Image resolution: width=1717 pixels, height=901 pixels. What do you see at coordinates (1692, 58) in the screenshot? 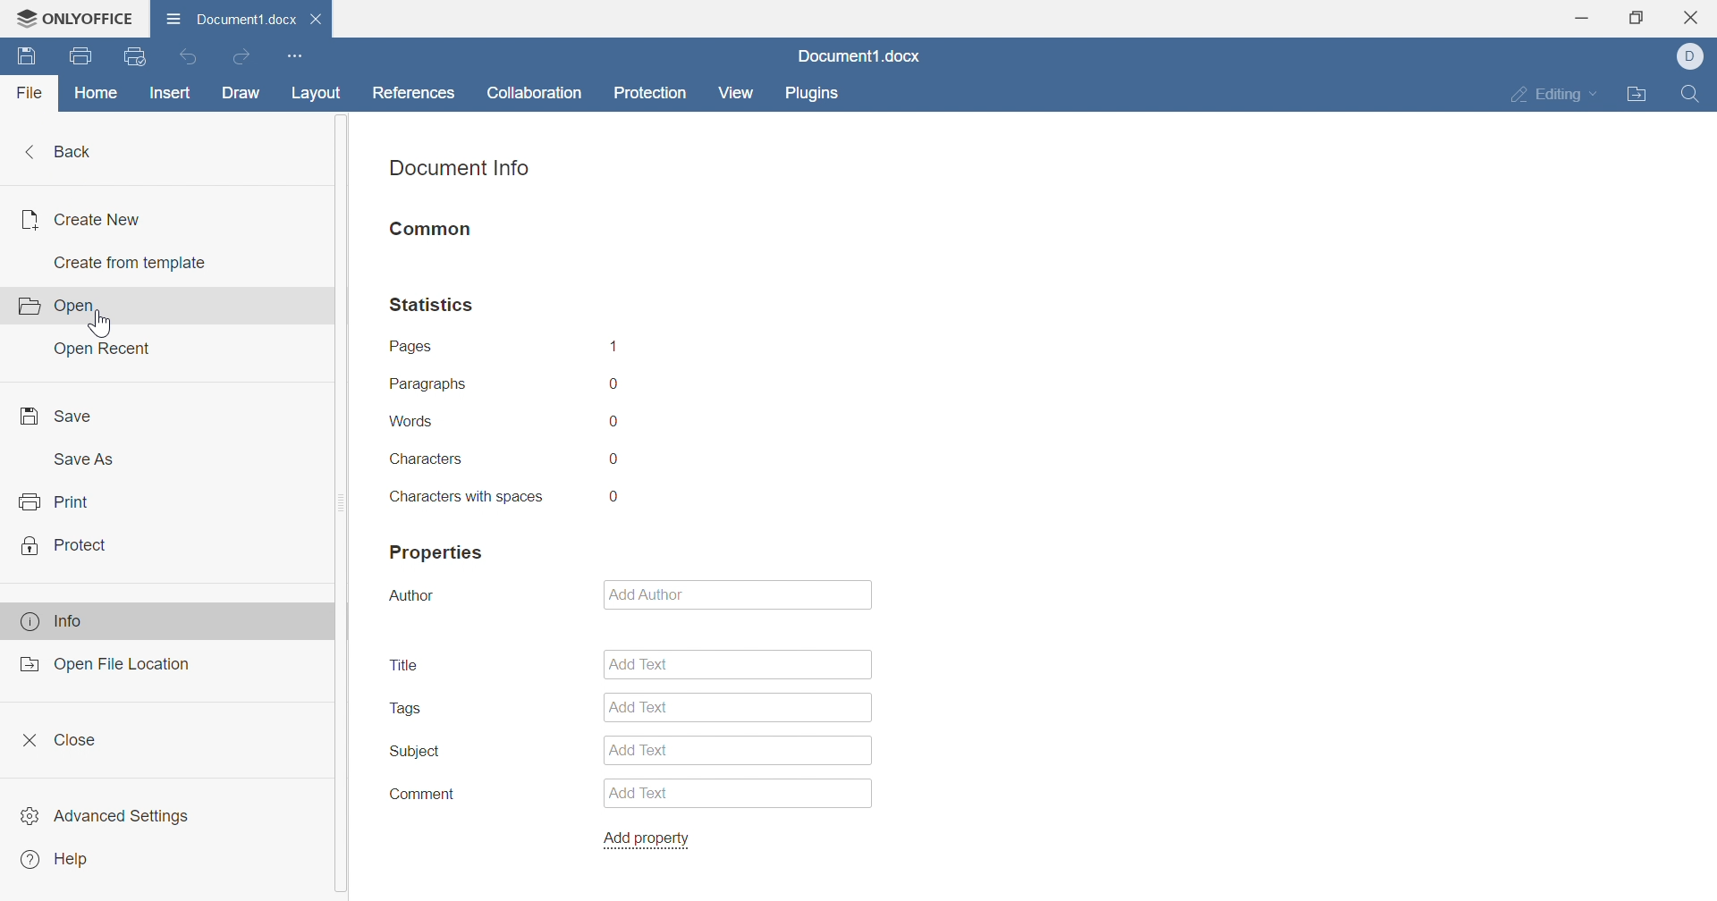
I see `dell` at bounding box center [1692, 58].